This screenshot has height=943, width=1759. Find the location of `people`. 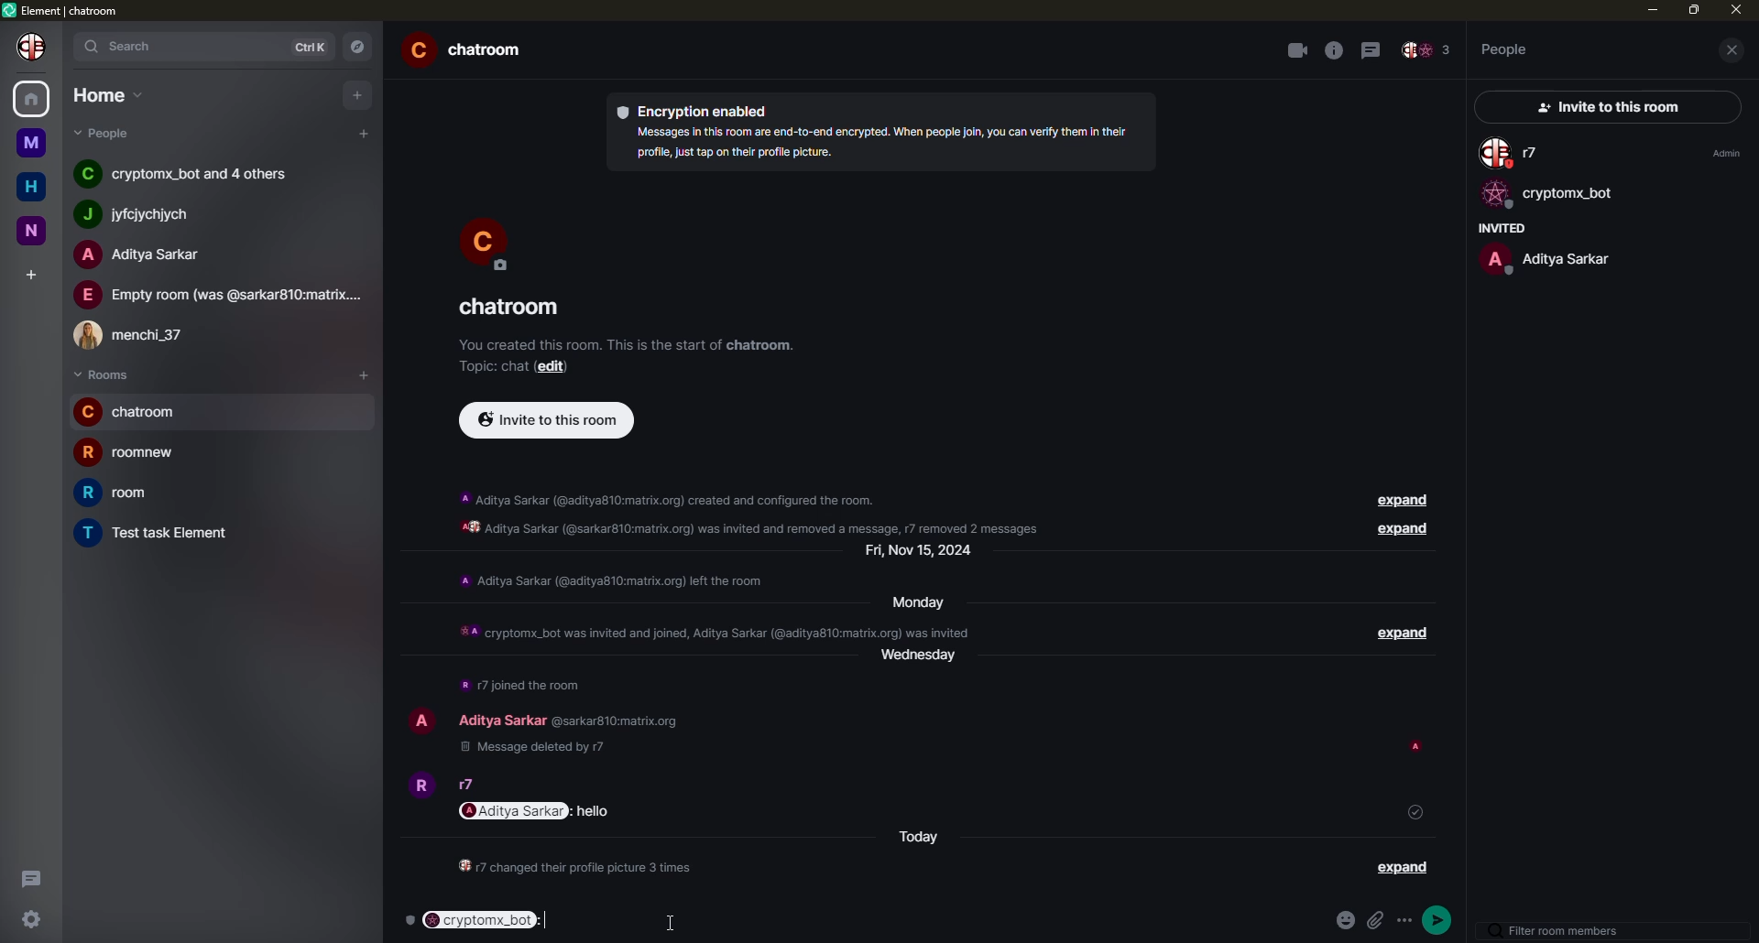

people is located at coordinates (145, 214).